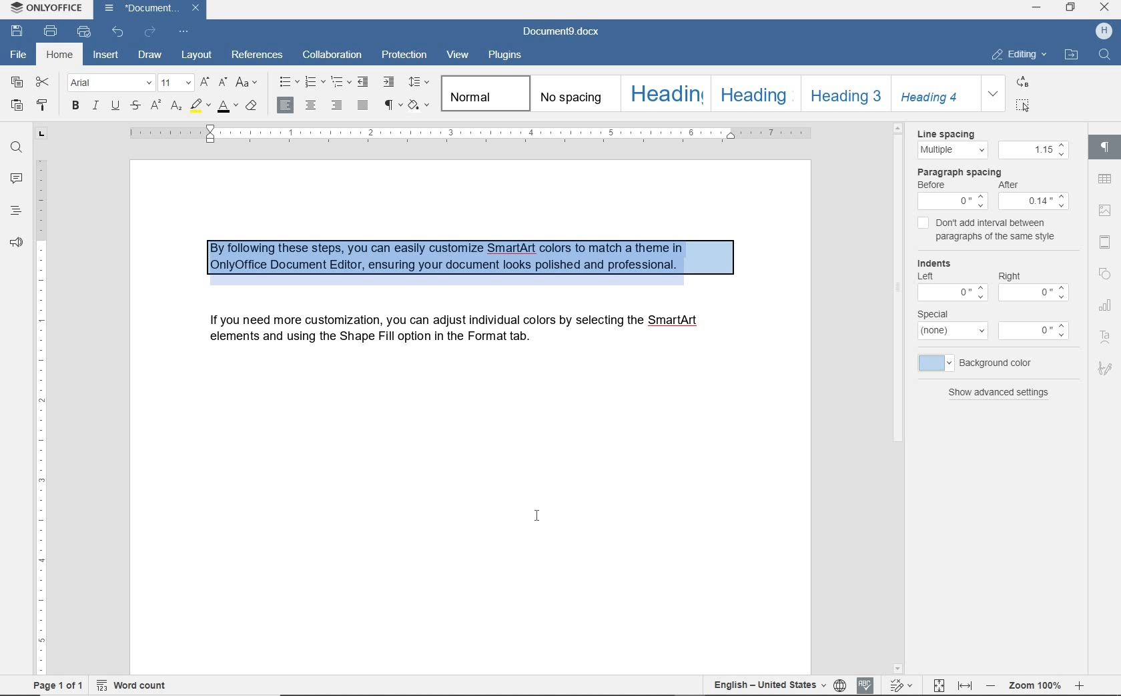 The width and height of the screenshot is (1121, 696). I want to click on scroll up, so click(899, 127).